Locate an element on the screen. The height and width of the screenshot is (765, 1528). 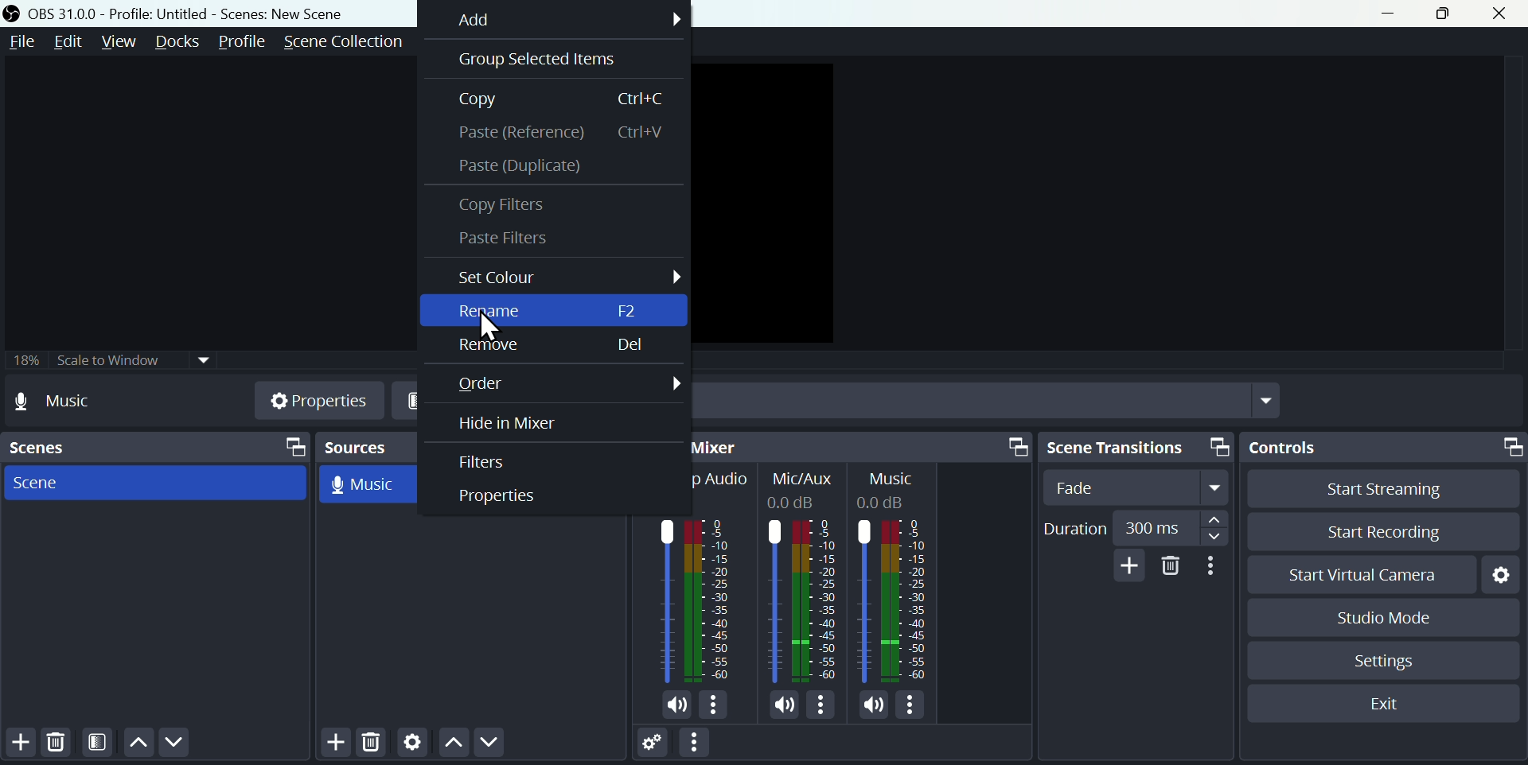
Sources is located at coordinates (365, 448).